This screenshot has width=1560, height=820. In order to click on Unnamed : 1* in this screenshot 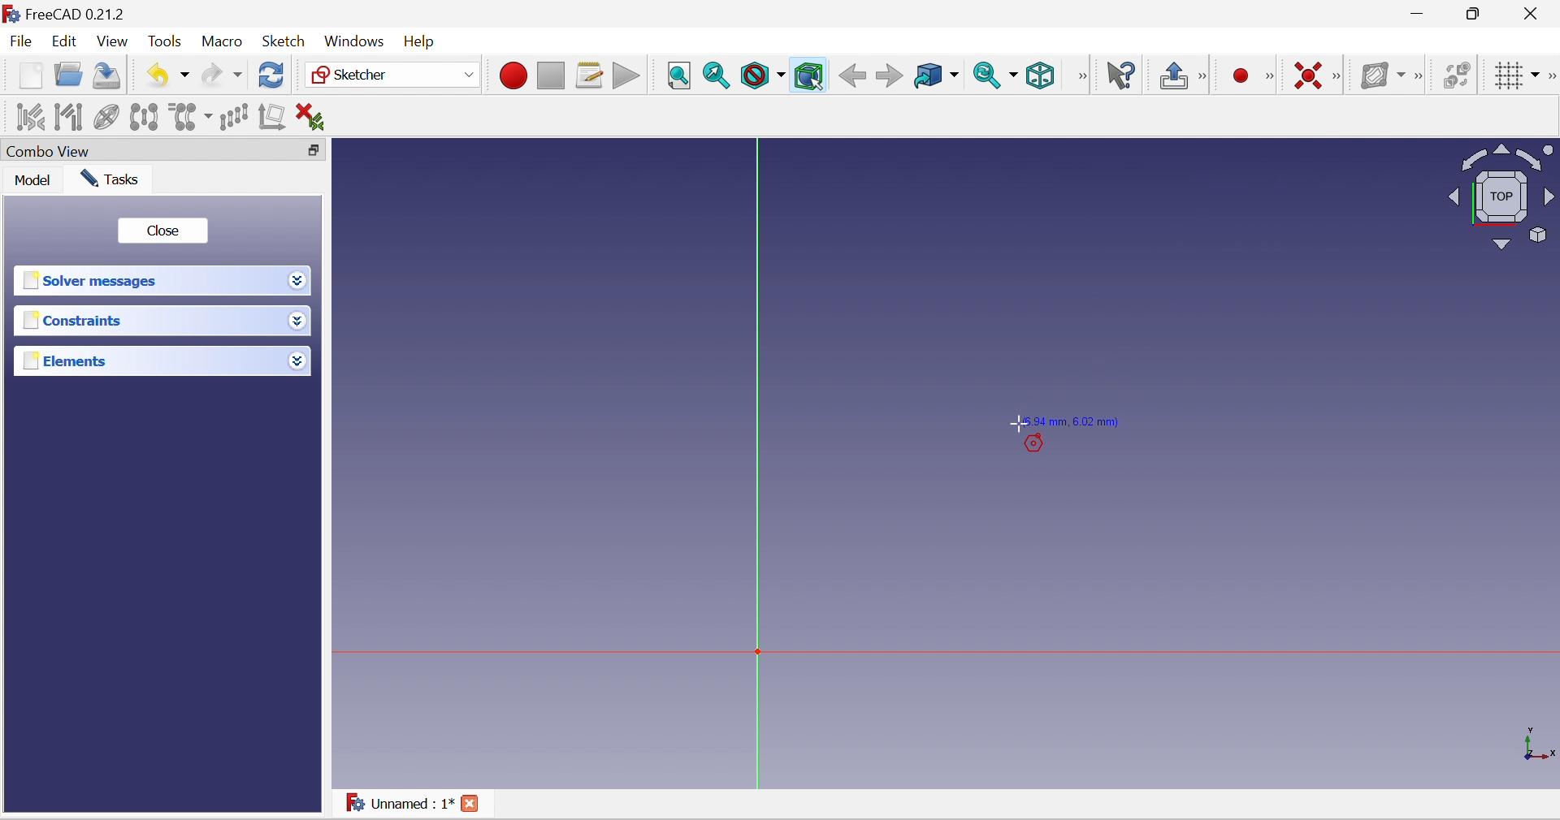, I will do `click(401, 801)`.